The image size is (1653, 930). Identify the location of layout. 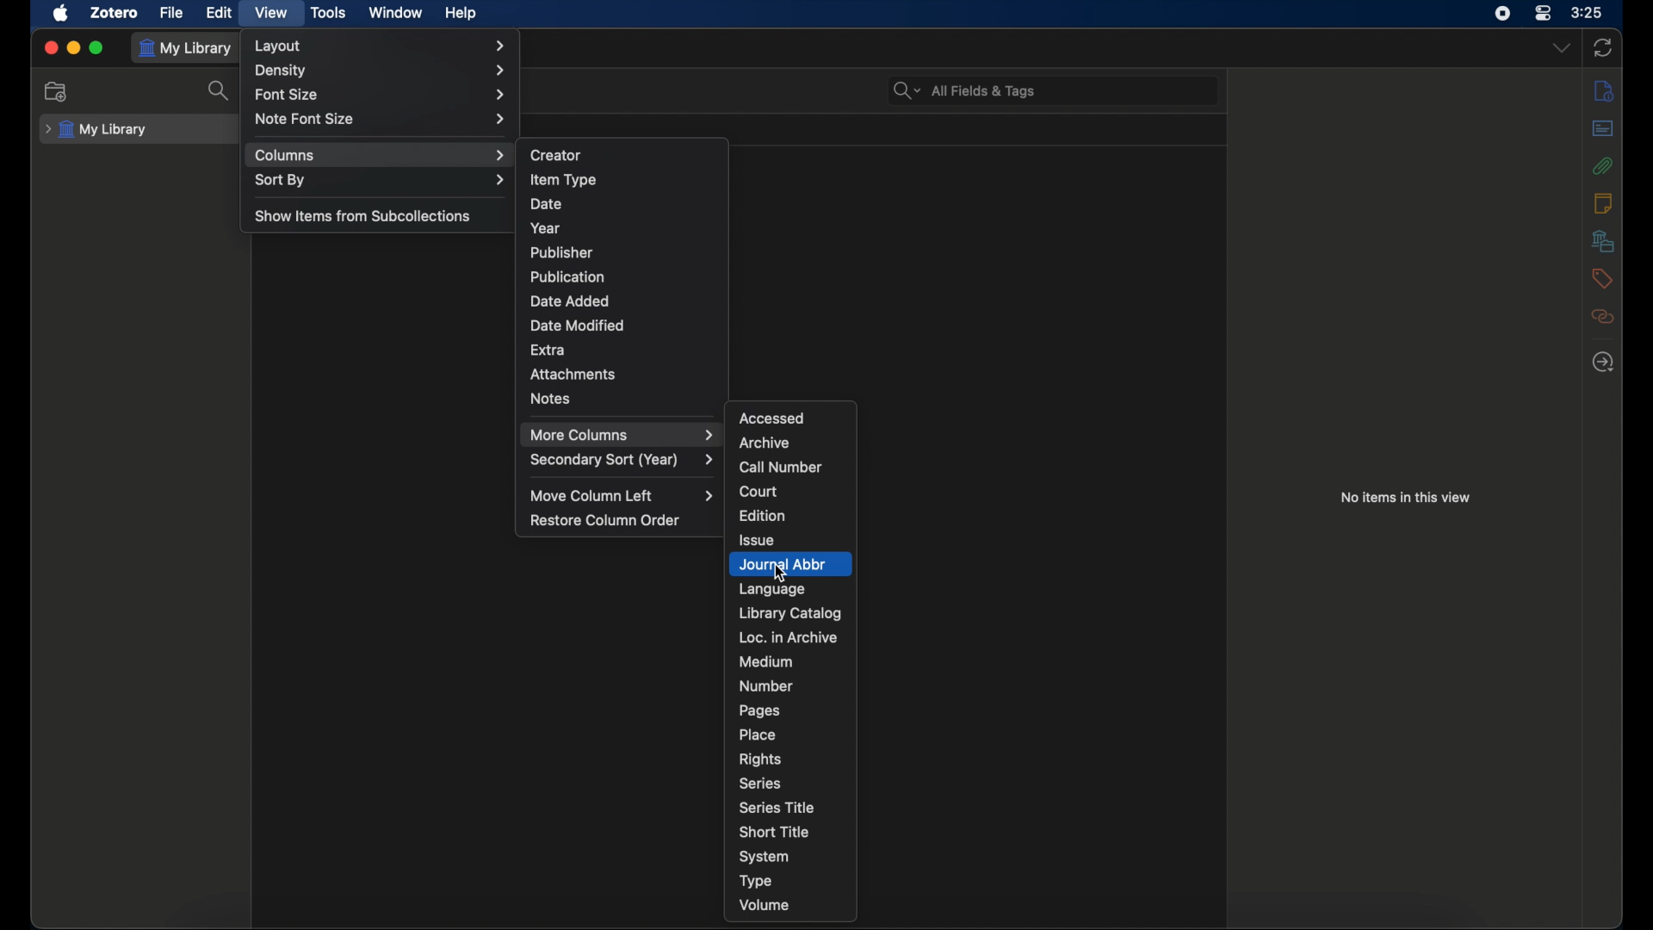
(381, 46).